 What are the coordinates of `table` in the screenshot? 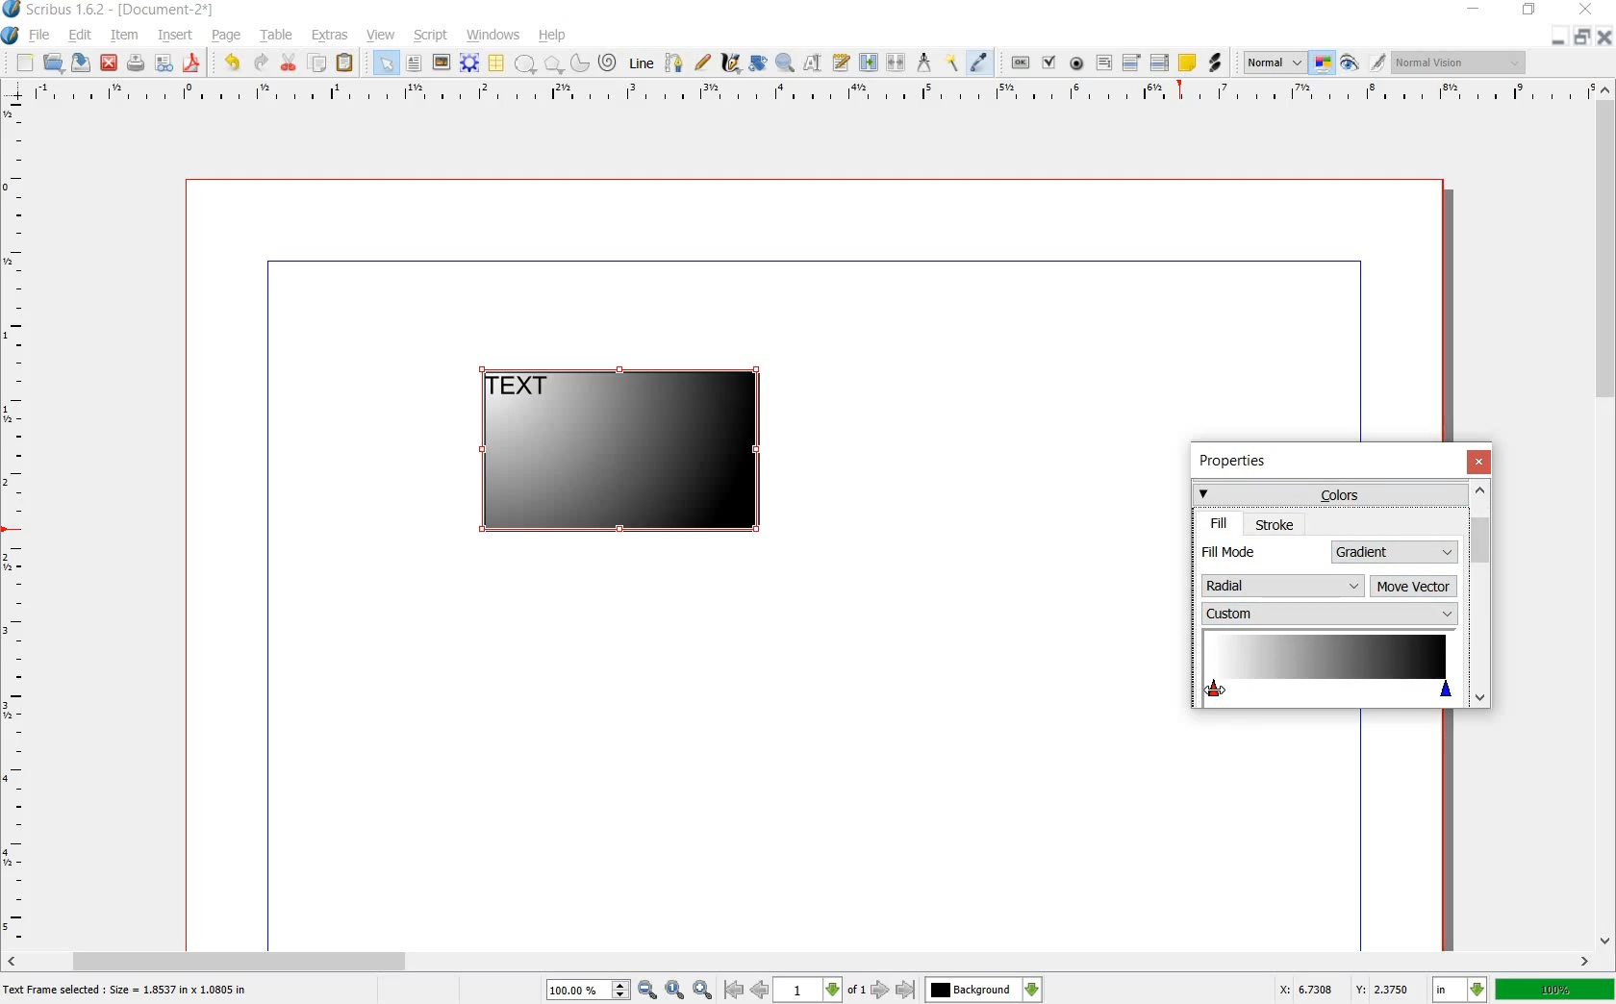 It's located at (278, 38).